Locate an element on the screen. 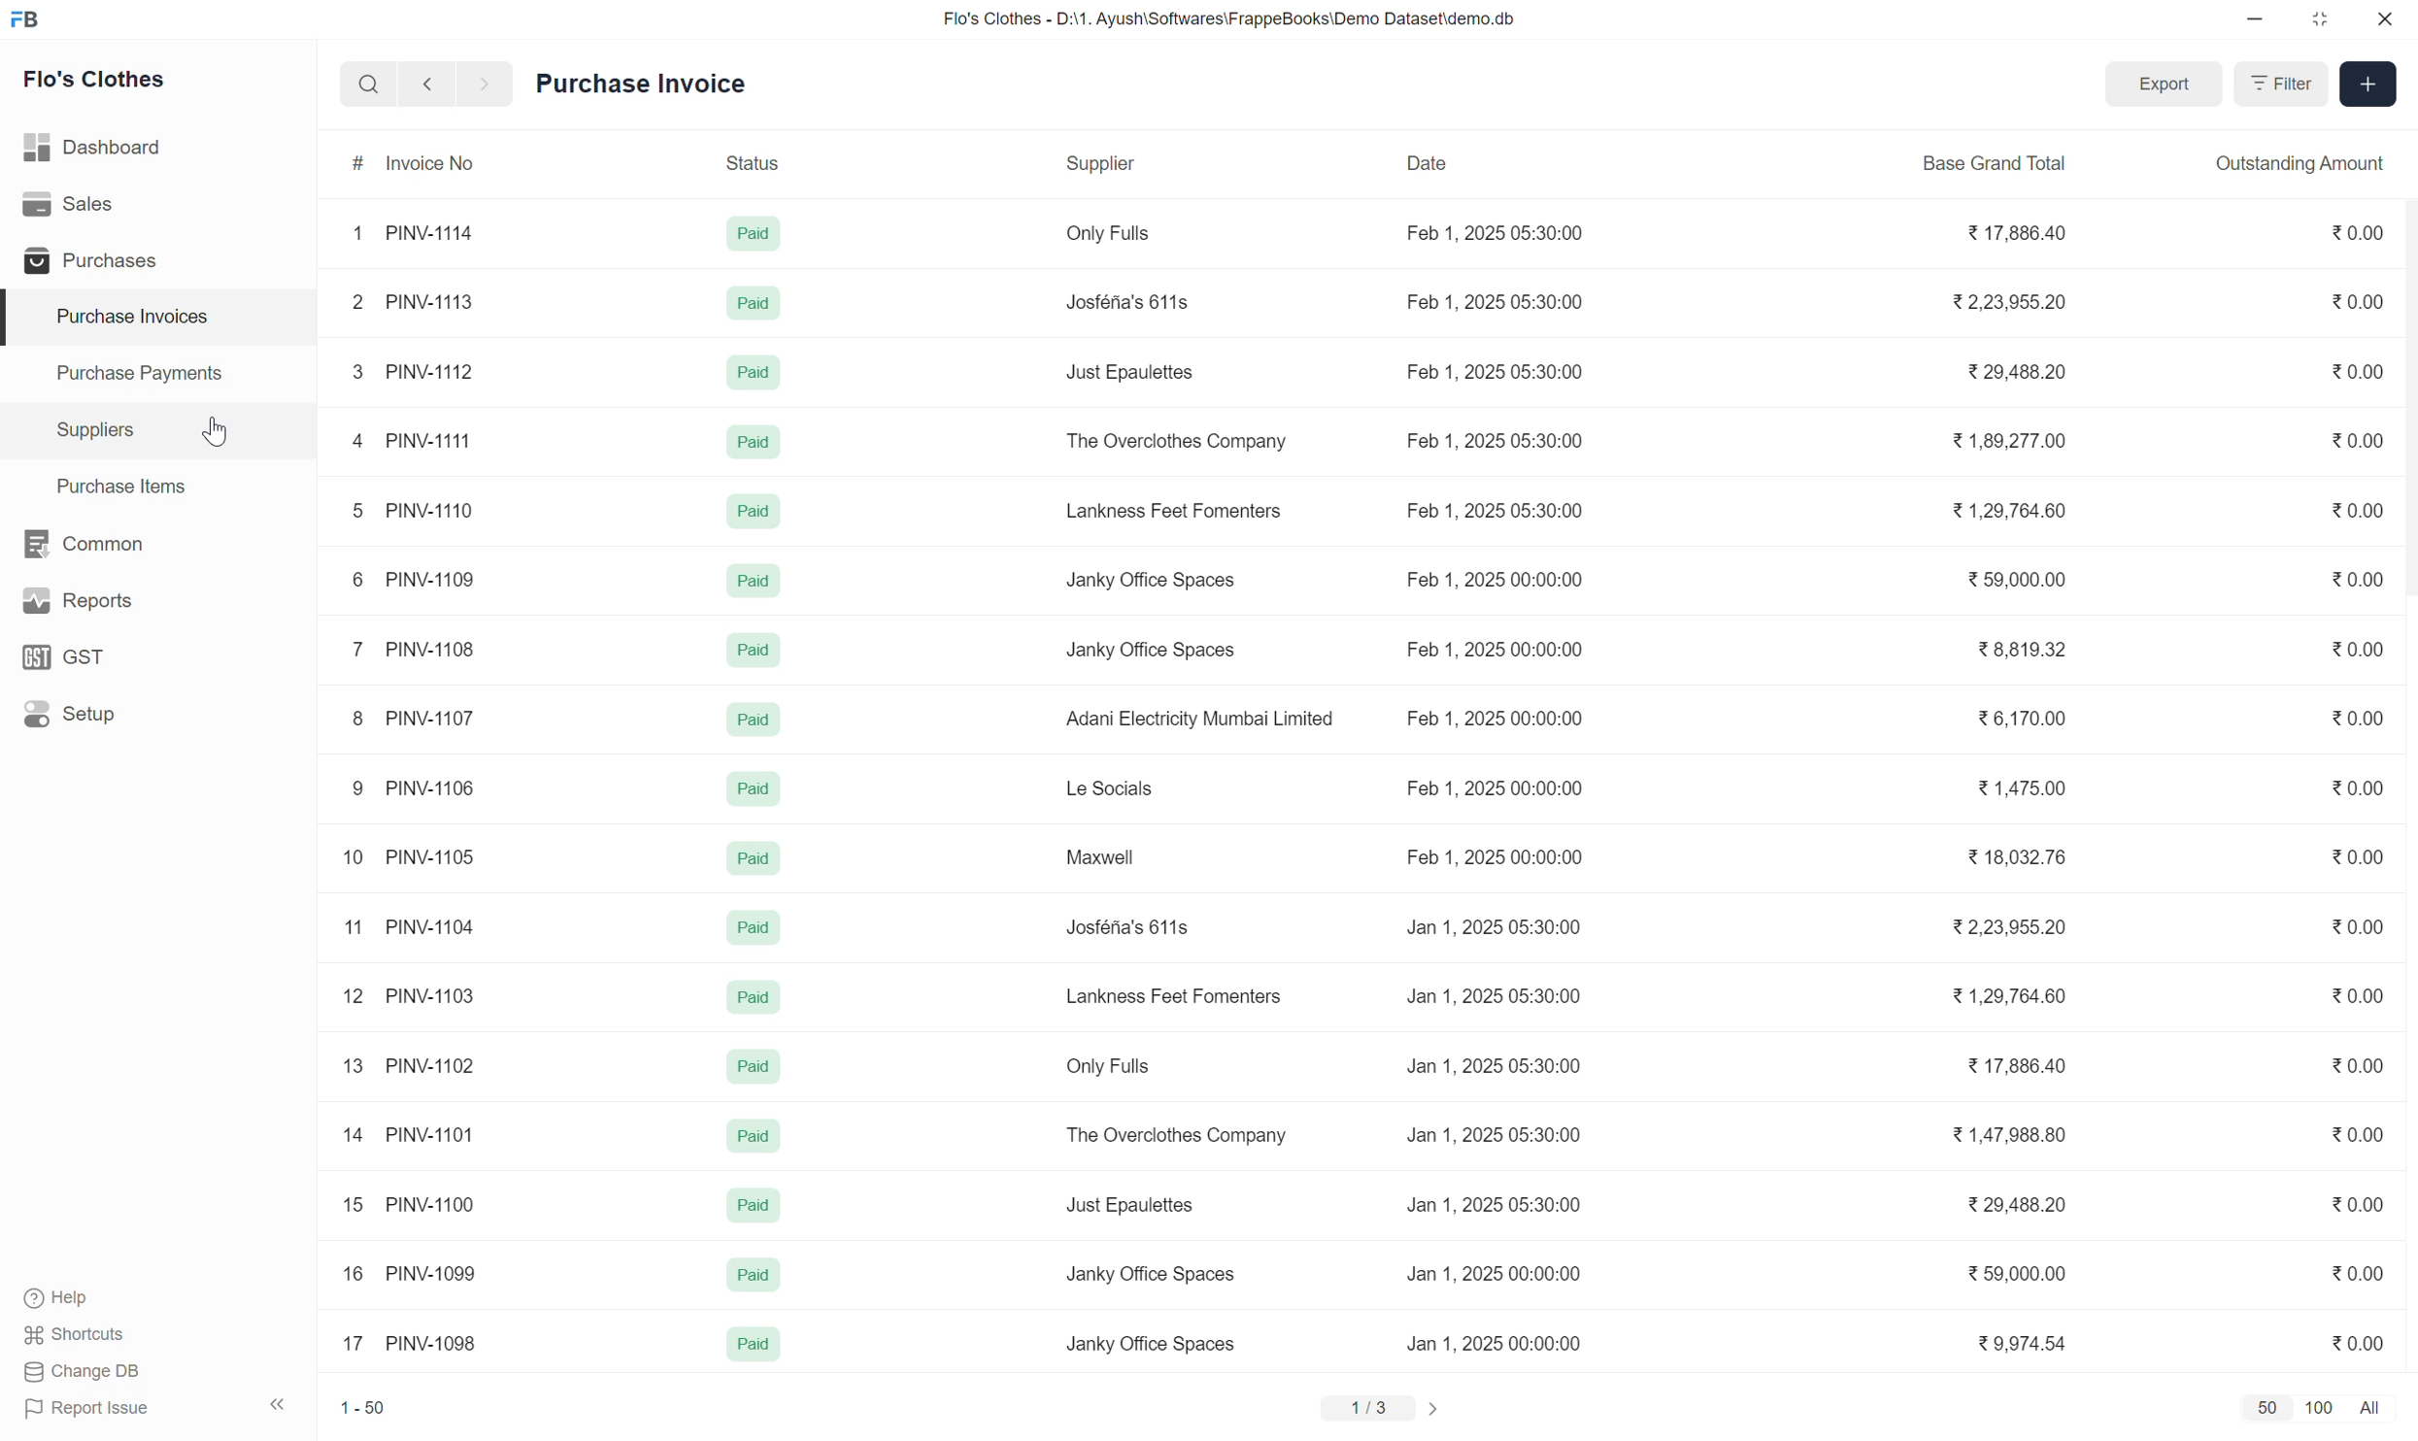  0.00 is located at coordinates (2359, 1205).